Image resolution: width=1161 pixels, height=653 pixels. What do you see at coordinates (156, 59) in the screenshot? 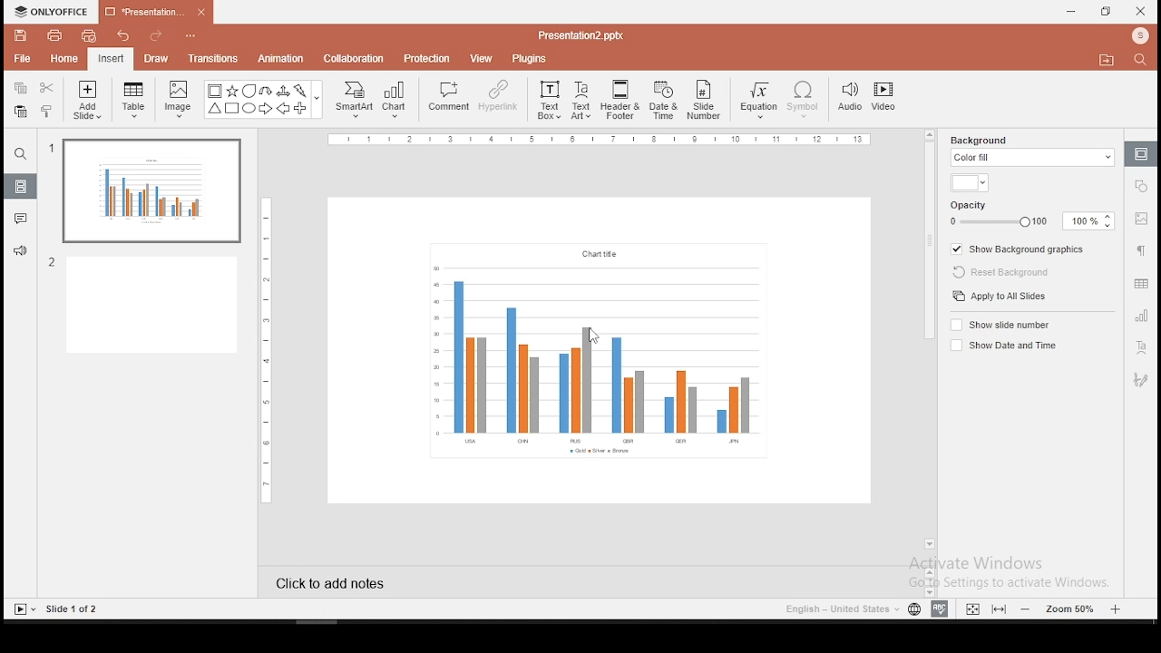
I see `draw` at bounding box center [156, 59].